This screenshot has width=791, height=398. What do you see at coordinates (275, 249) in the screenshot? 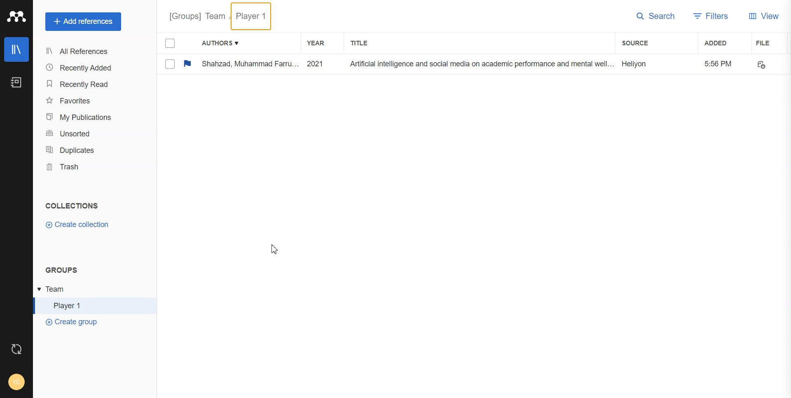
I see `Cursor` at bounding box center [275, 249].